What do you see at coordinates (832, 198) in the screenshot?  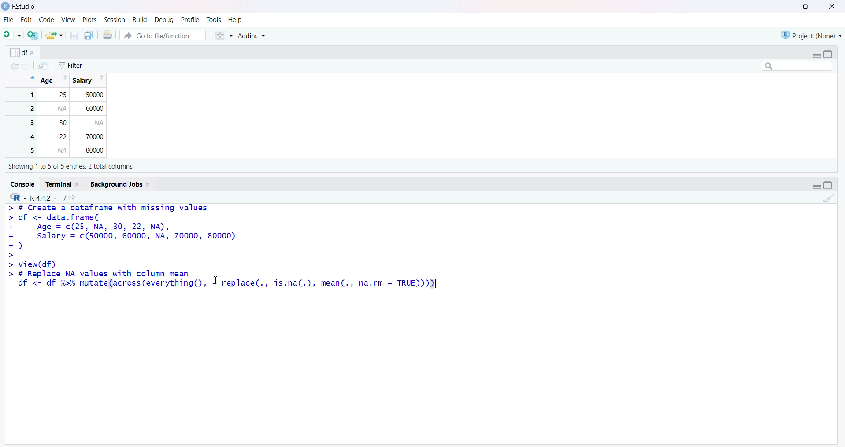 I see `Clear Console (Ctrl + L)` at bounding box center [832, 198].